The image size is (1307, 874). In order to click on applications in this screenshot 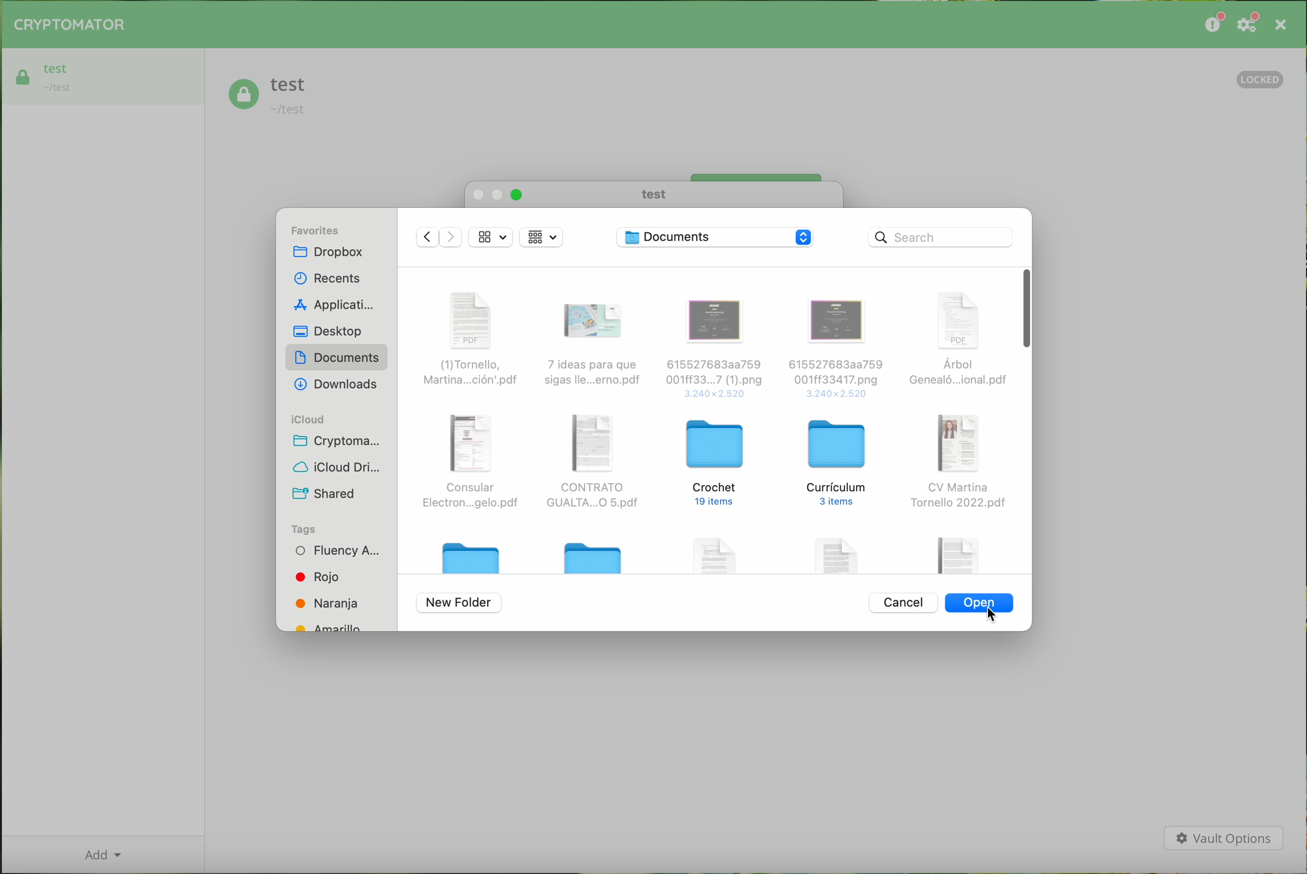, I will do `click(331, 305)`.